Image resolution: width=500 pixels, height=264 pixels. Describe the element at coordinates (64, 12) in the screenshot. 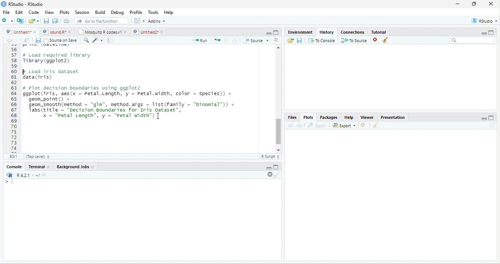

I see `Plots` at that location.